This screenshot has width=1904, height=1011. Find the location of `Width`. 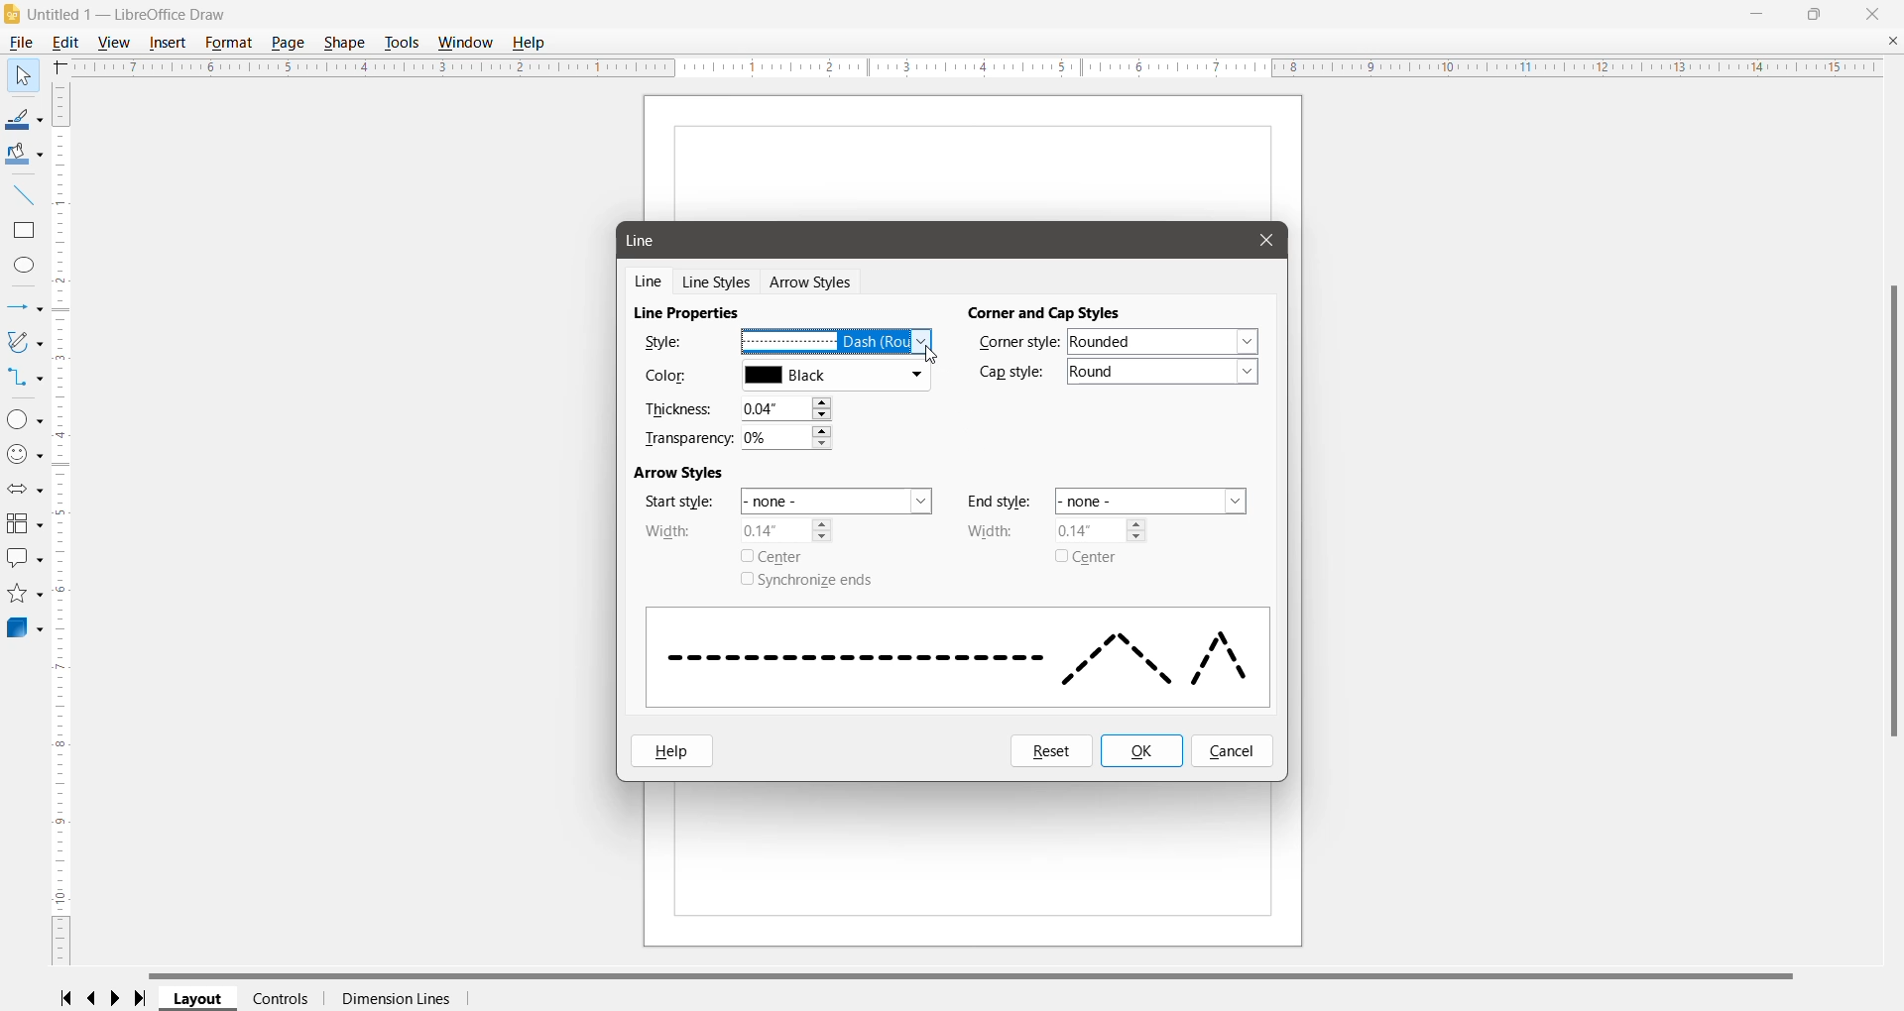

Width is located at coordinates (995, 529).